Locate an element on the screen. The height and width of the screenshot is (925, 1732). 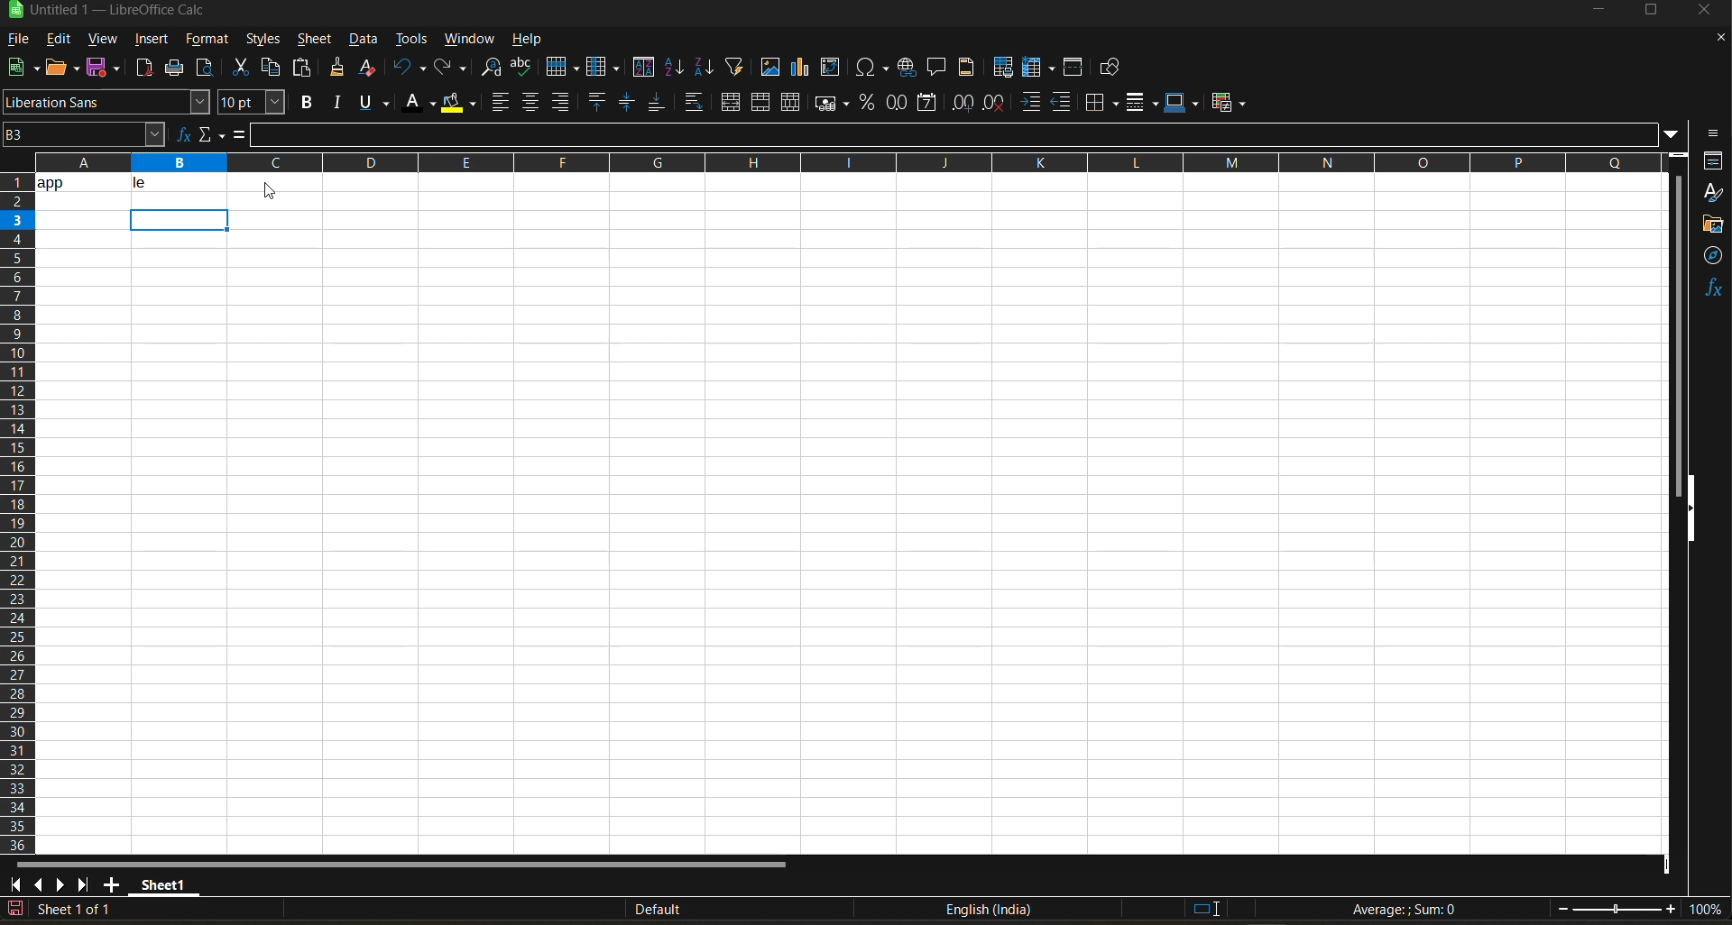
increase indent is located at coordinates (1033, 103).